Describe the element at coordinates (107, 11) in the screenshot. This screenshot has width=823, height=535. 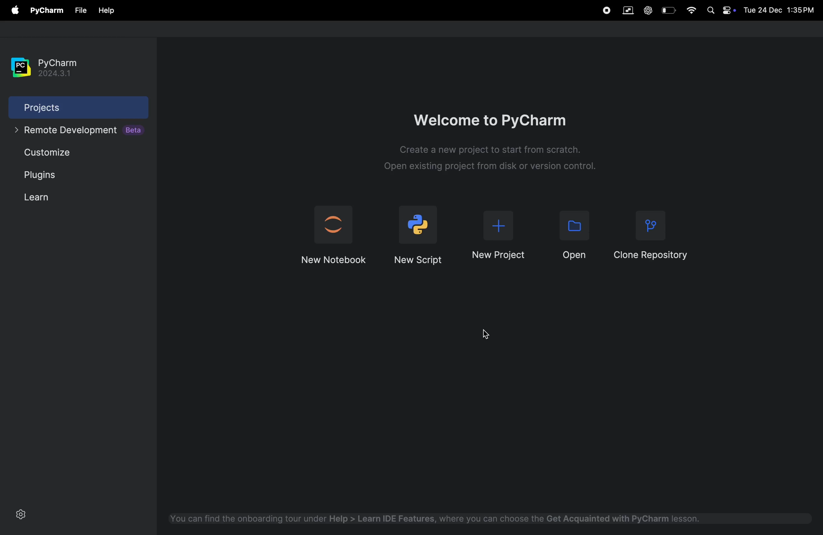
I see `help` at that location.